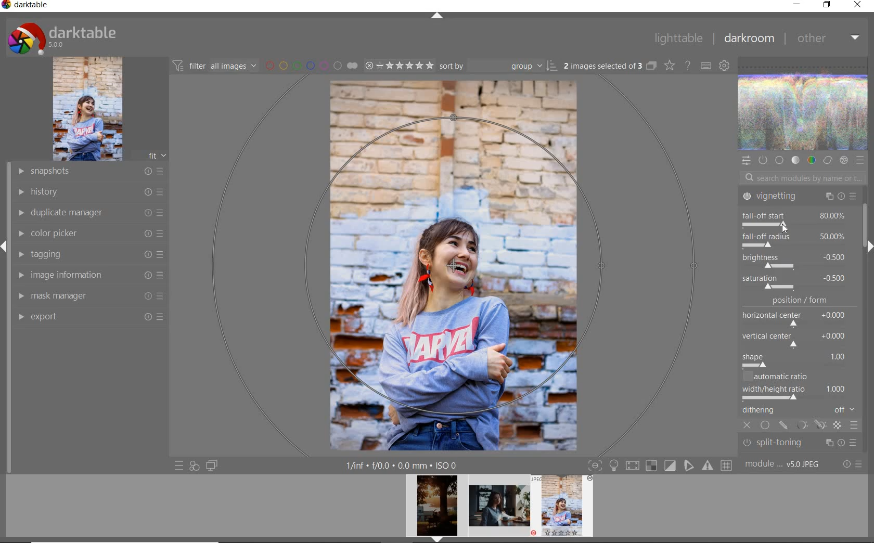 Image resolution: width=874 pixels, height=543 pixels. Describe the element at coordinates (91, 213) in the screenshot. I see `duplicate manager` at that location.